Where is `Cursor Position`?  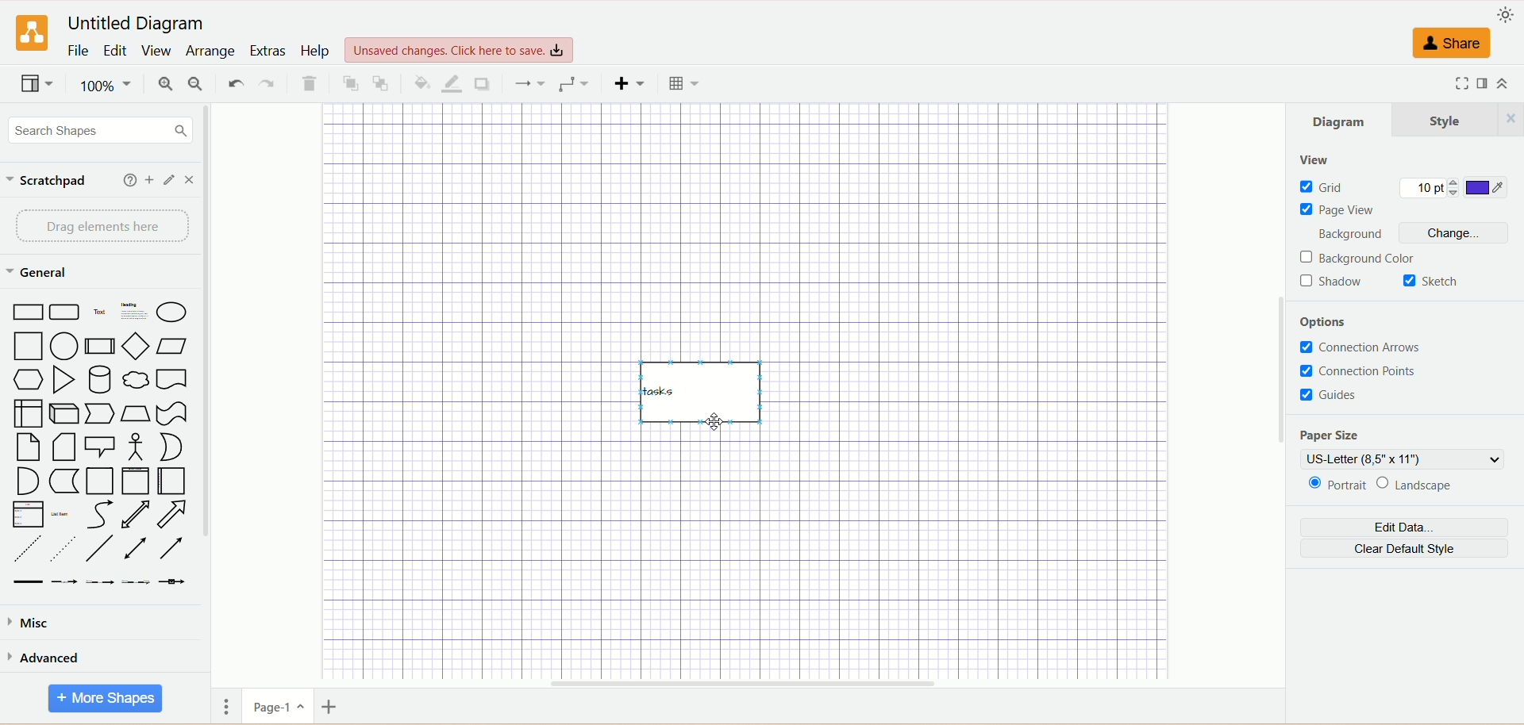
Cursor Position is located at coordinates (714, 424).